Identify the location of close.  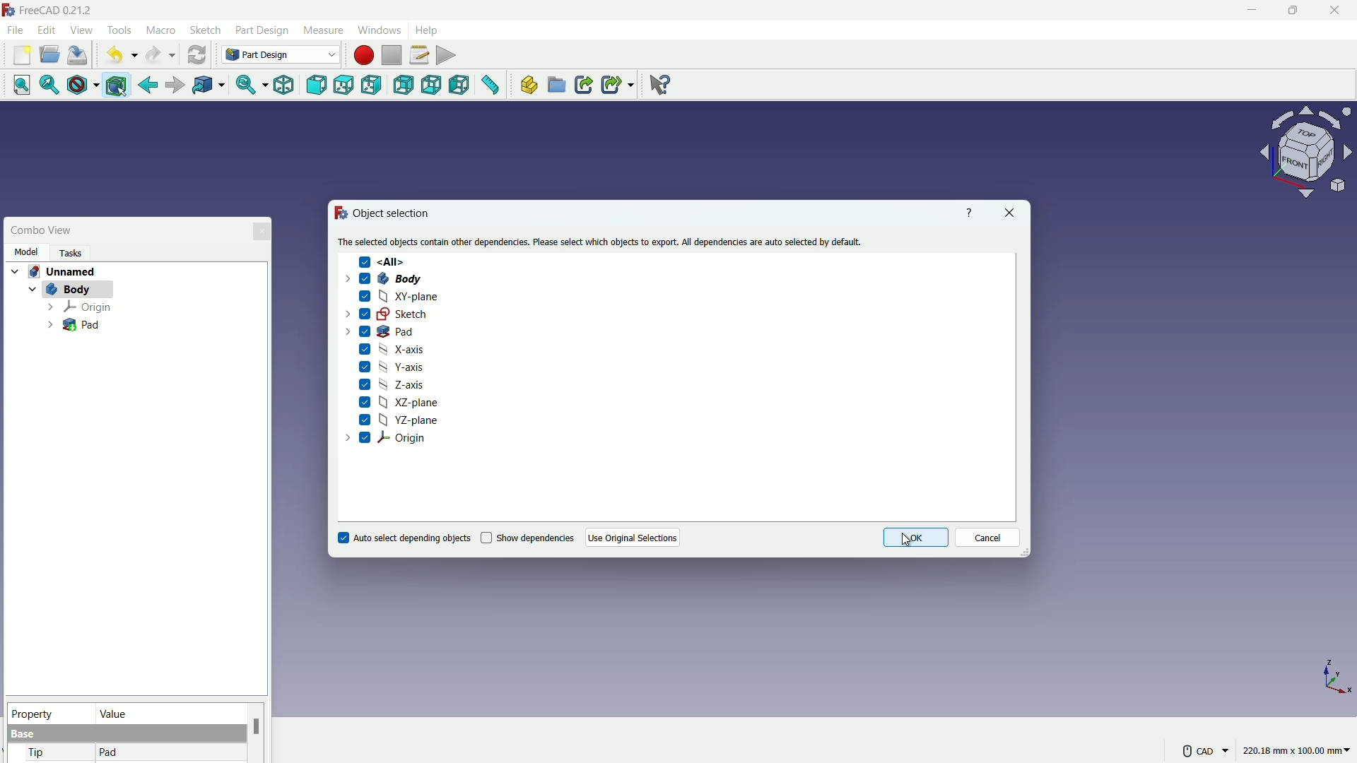
(999, 213).